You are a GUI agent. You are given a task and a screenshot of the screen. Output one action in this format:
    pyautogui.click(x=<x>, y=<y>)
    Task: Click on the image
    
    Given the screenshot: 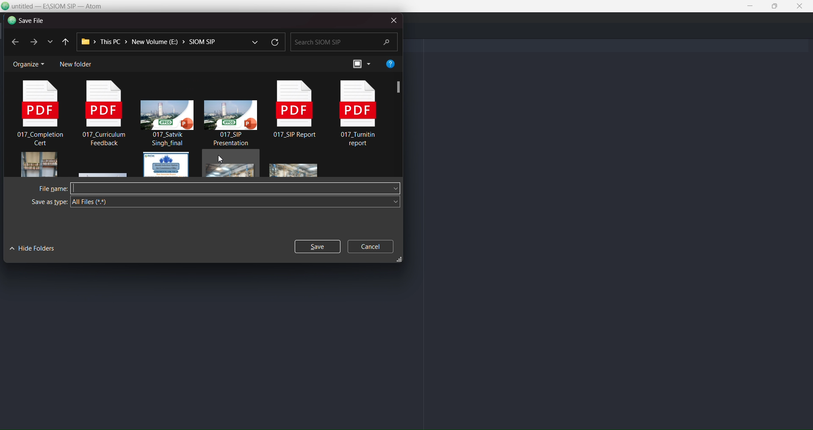 What is the action you would take?
    pyautogui.click(x=41, y=163)
    